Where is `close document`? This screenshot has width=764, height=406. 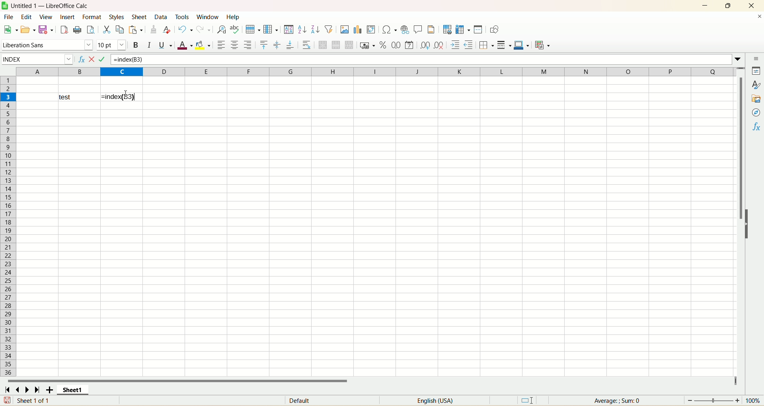
close document is located at coordinates (758, 17).